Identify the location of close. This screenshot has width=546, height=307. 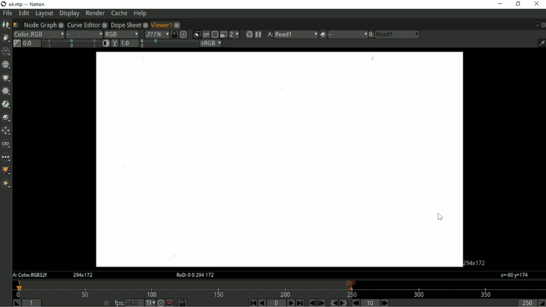
(145, 25).